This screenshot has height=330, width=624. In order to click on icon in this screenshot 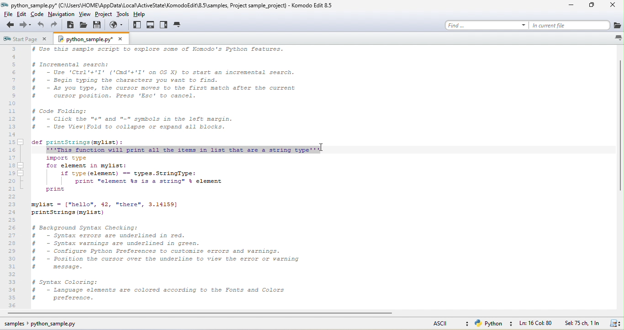, I will do `click(617, 37)`.